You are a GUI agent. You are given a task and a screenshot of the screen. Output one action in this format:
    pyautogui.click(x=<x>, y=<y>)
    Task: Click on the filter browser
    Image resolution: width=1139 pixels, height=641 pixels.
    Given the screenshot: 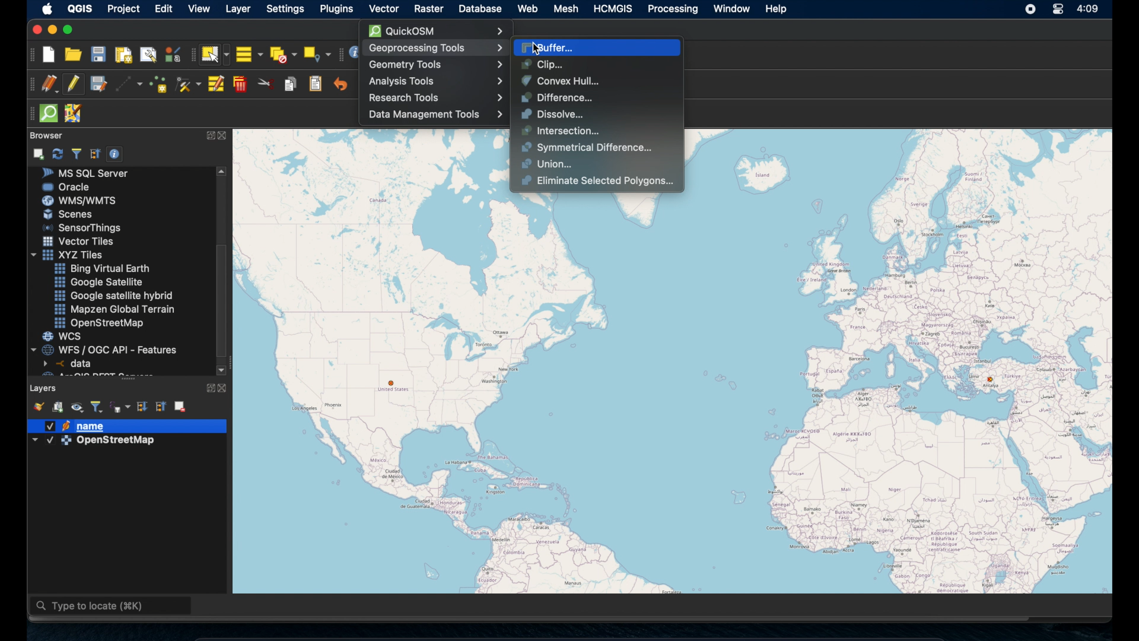 What is the action you would take?
    pyautogui.click(x=76, y=153)
    